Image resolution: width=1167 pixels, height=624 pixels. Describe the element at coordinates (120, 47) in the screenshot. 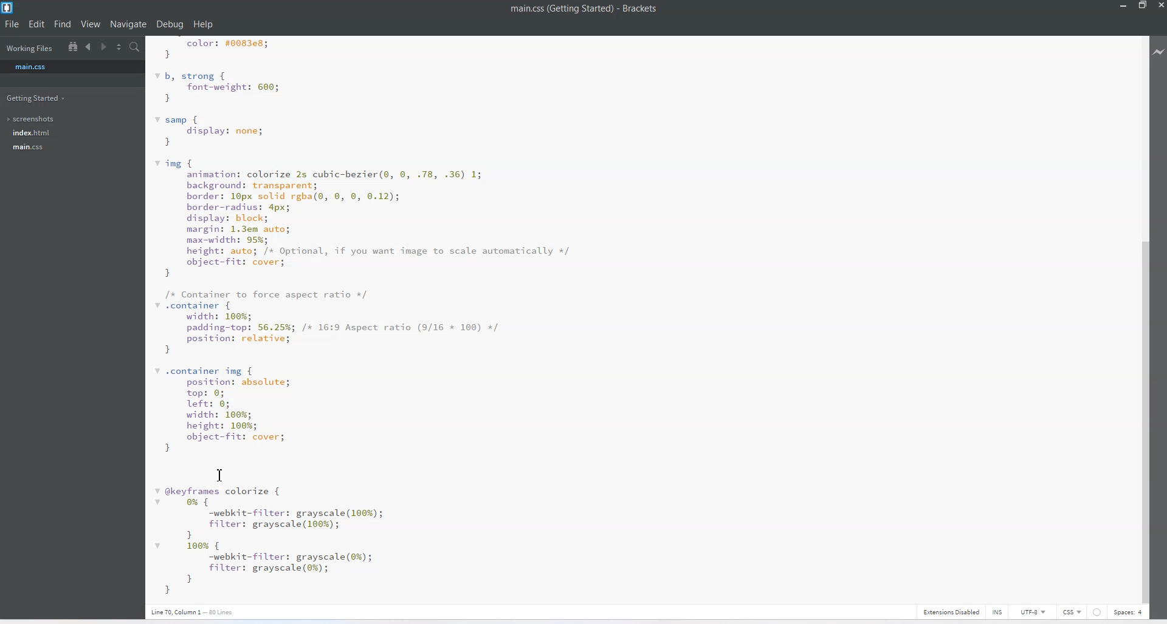

I see `Split the editor vertically or Horizontally` at that location.